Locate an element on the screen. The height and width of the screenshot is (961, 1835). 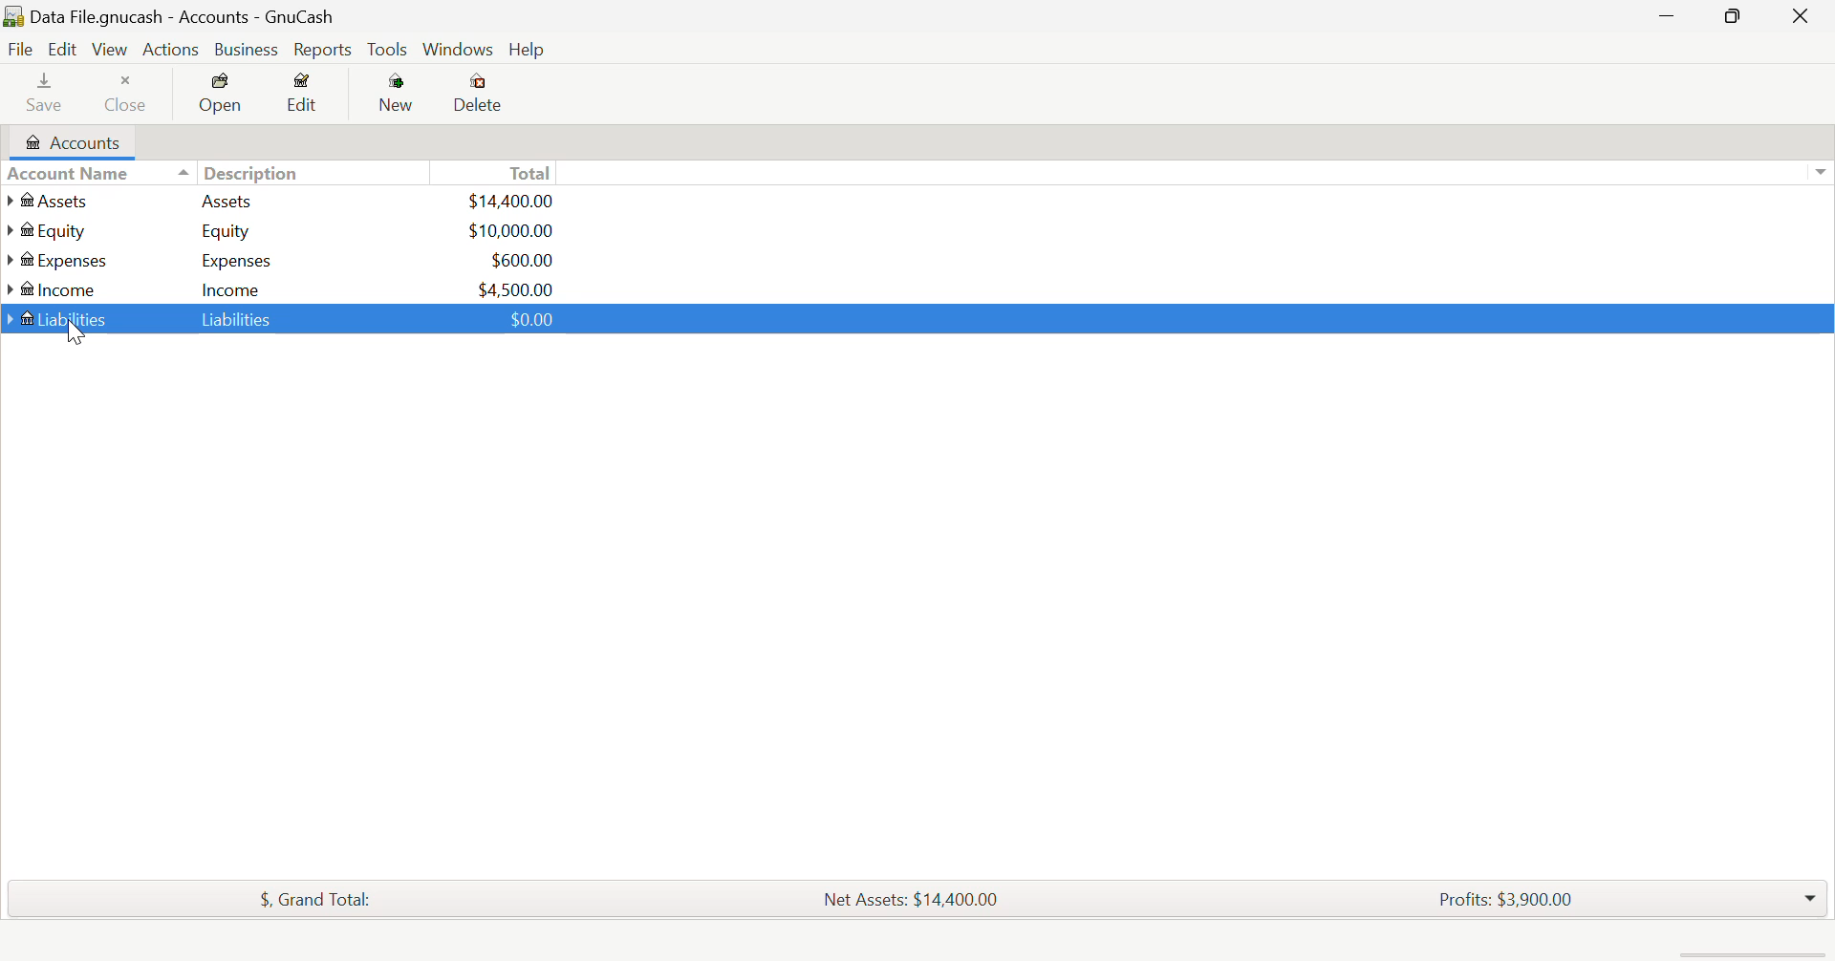
Actions is located at coordinates (168, 50).